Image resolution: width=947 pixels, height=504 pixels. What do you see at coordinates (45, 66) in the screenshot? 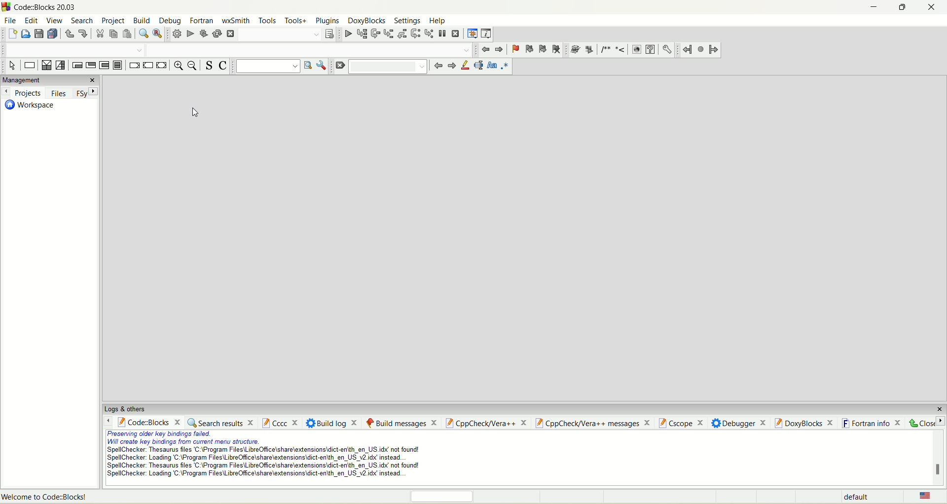
I see `decision` at bounding box center [45, 66].